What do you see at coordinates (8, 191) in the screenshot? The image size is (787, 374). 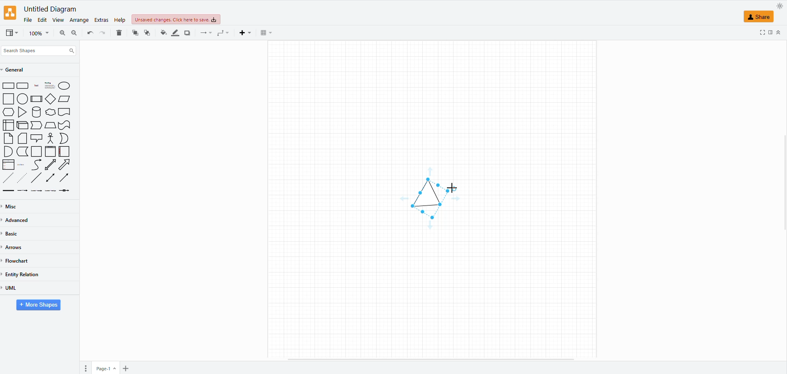 I see `Thick Line` at bounding box center [8, 191].